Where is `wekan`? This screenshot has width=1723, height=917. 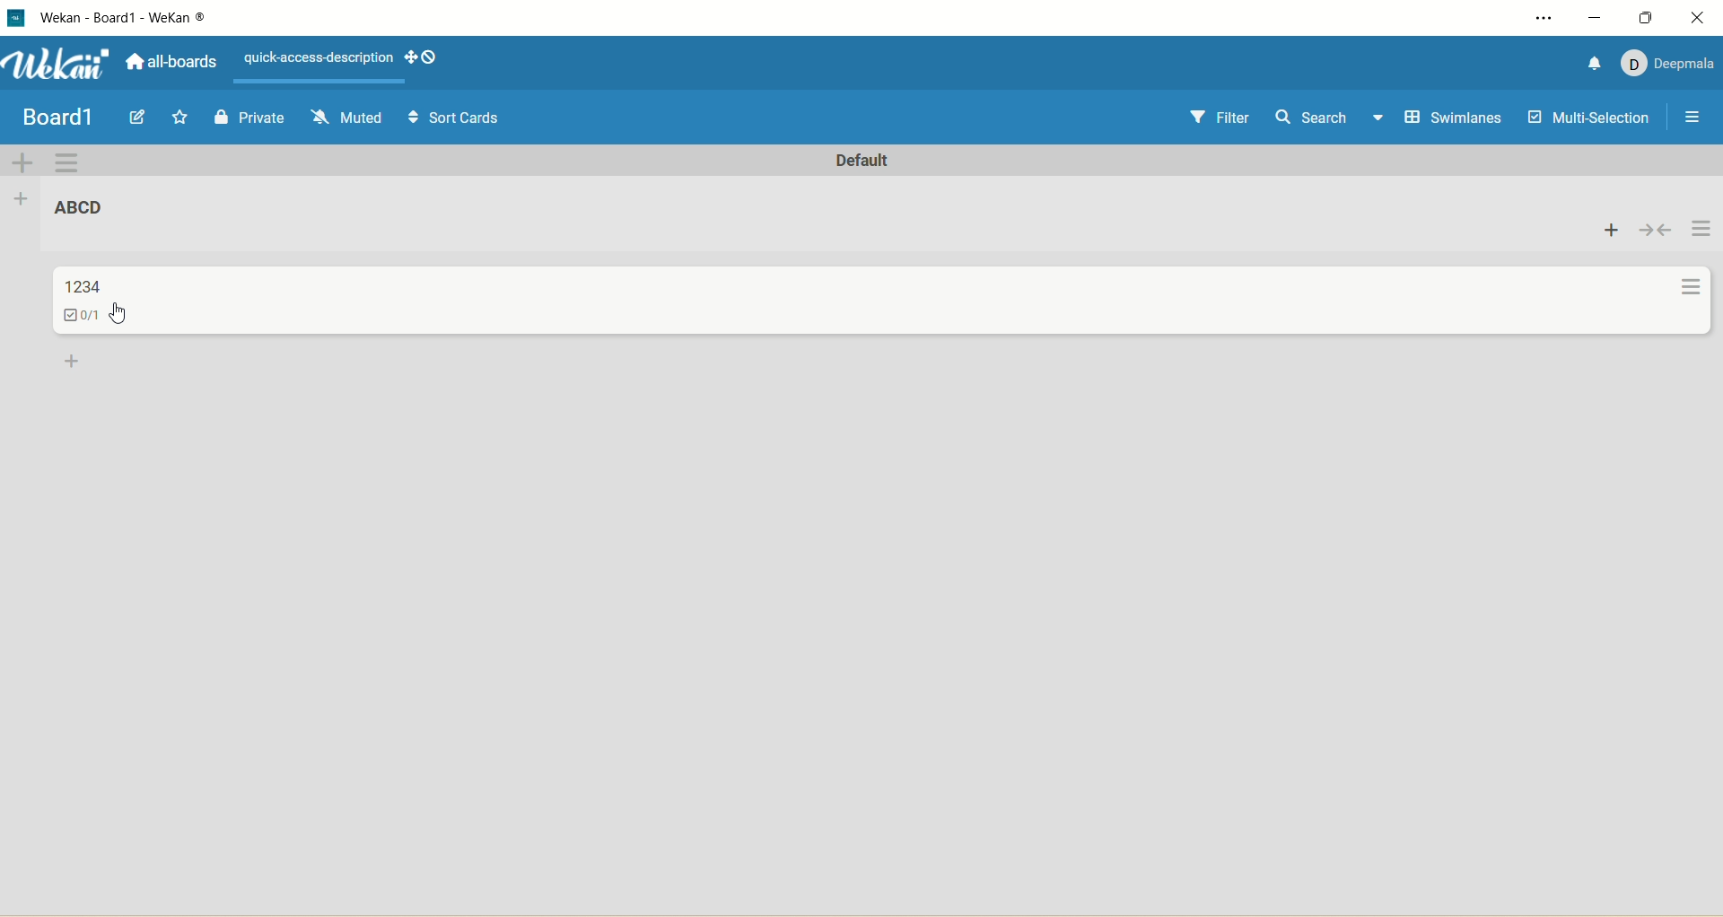 wekan is located at coordinates (57, 65).